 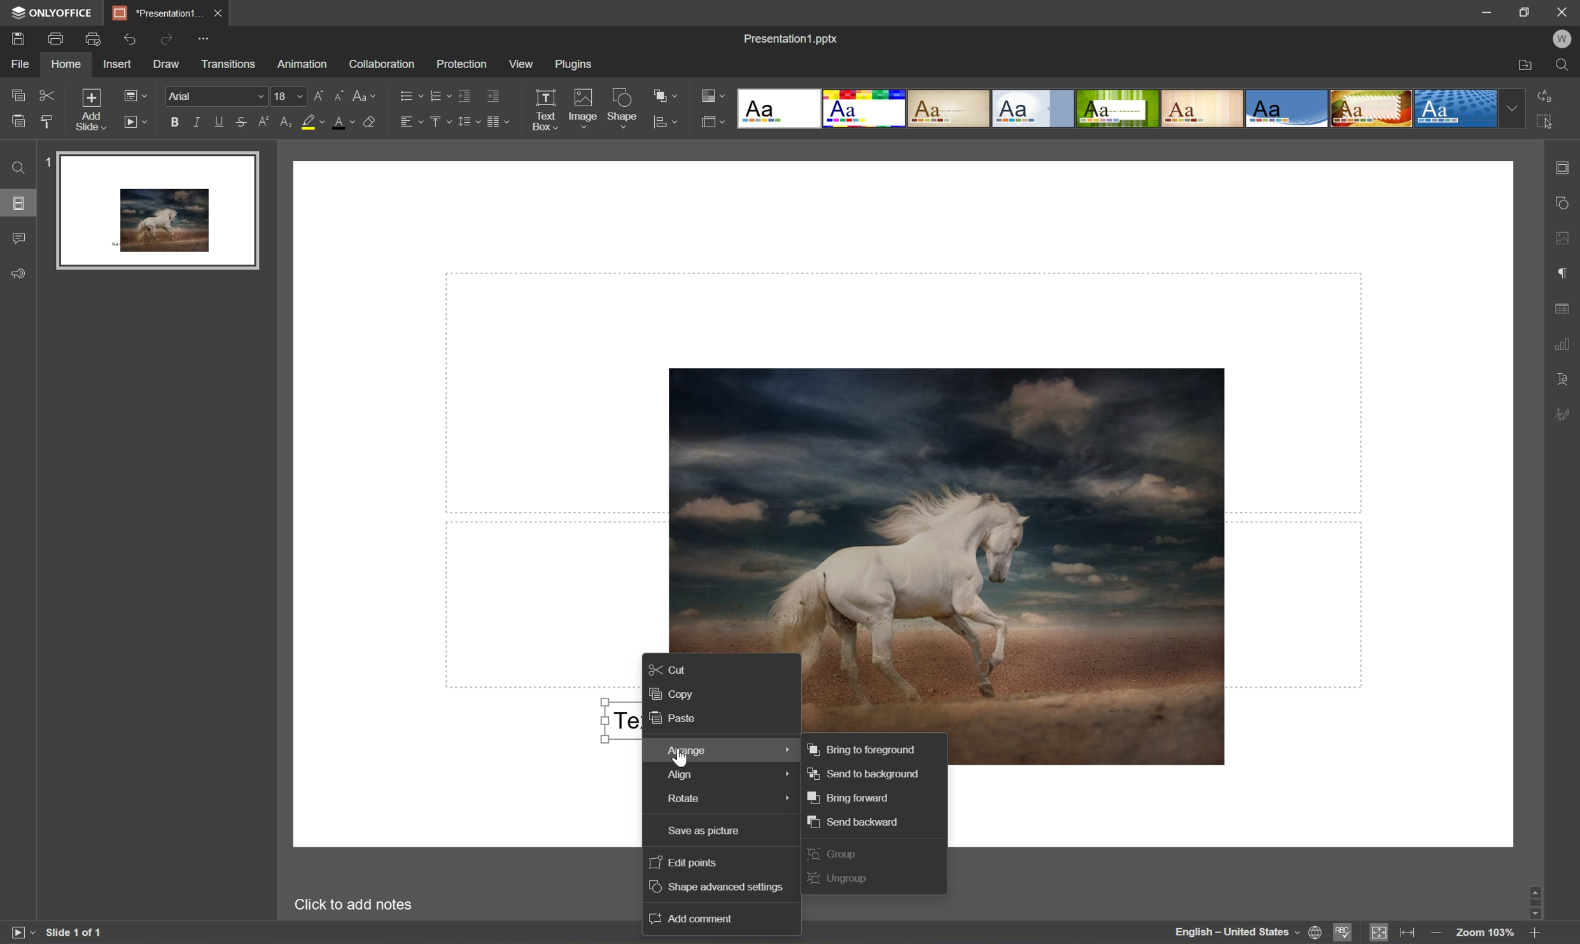 What do you see at coordinates (839, 880) in the screenshot?
I see `Ungroup` at bounding box center [839, 880].